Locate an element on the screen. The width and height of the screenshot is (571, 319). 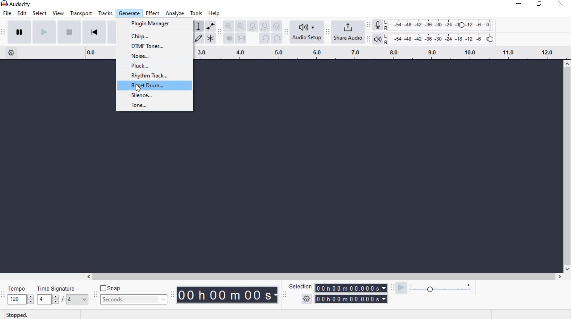
Looping Region is located at coordinates (382, 53).